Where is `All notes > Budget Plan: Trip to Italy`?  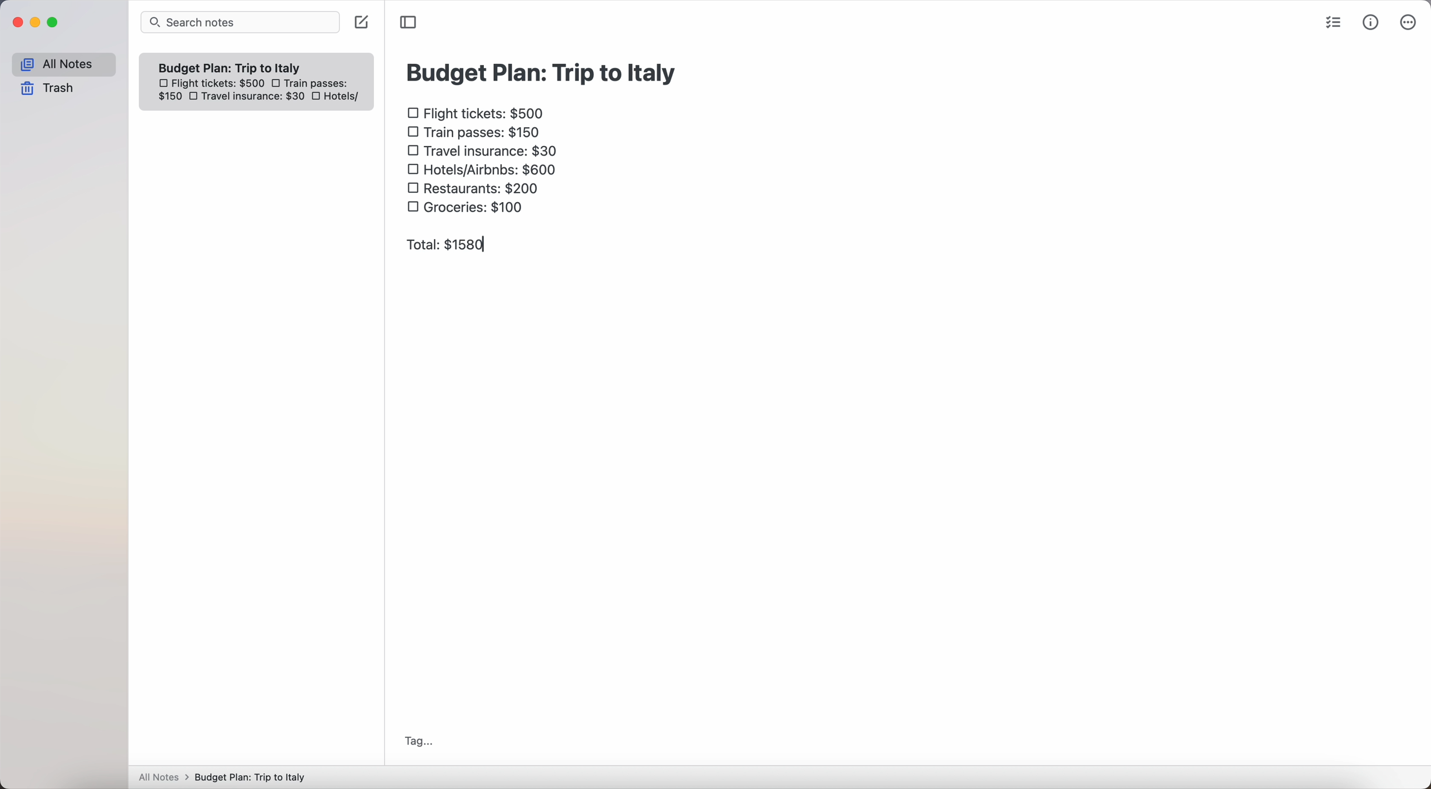 All notes > Budget Plan: Trip to Italy is located at coordinates (227, 777).